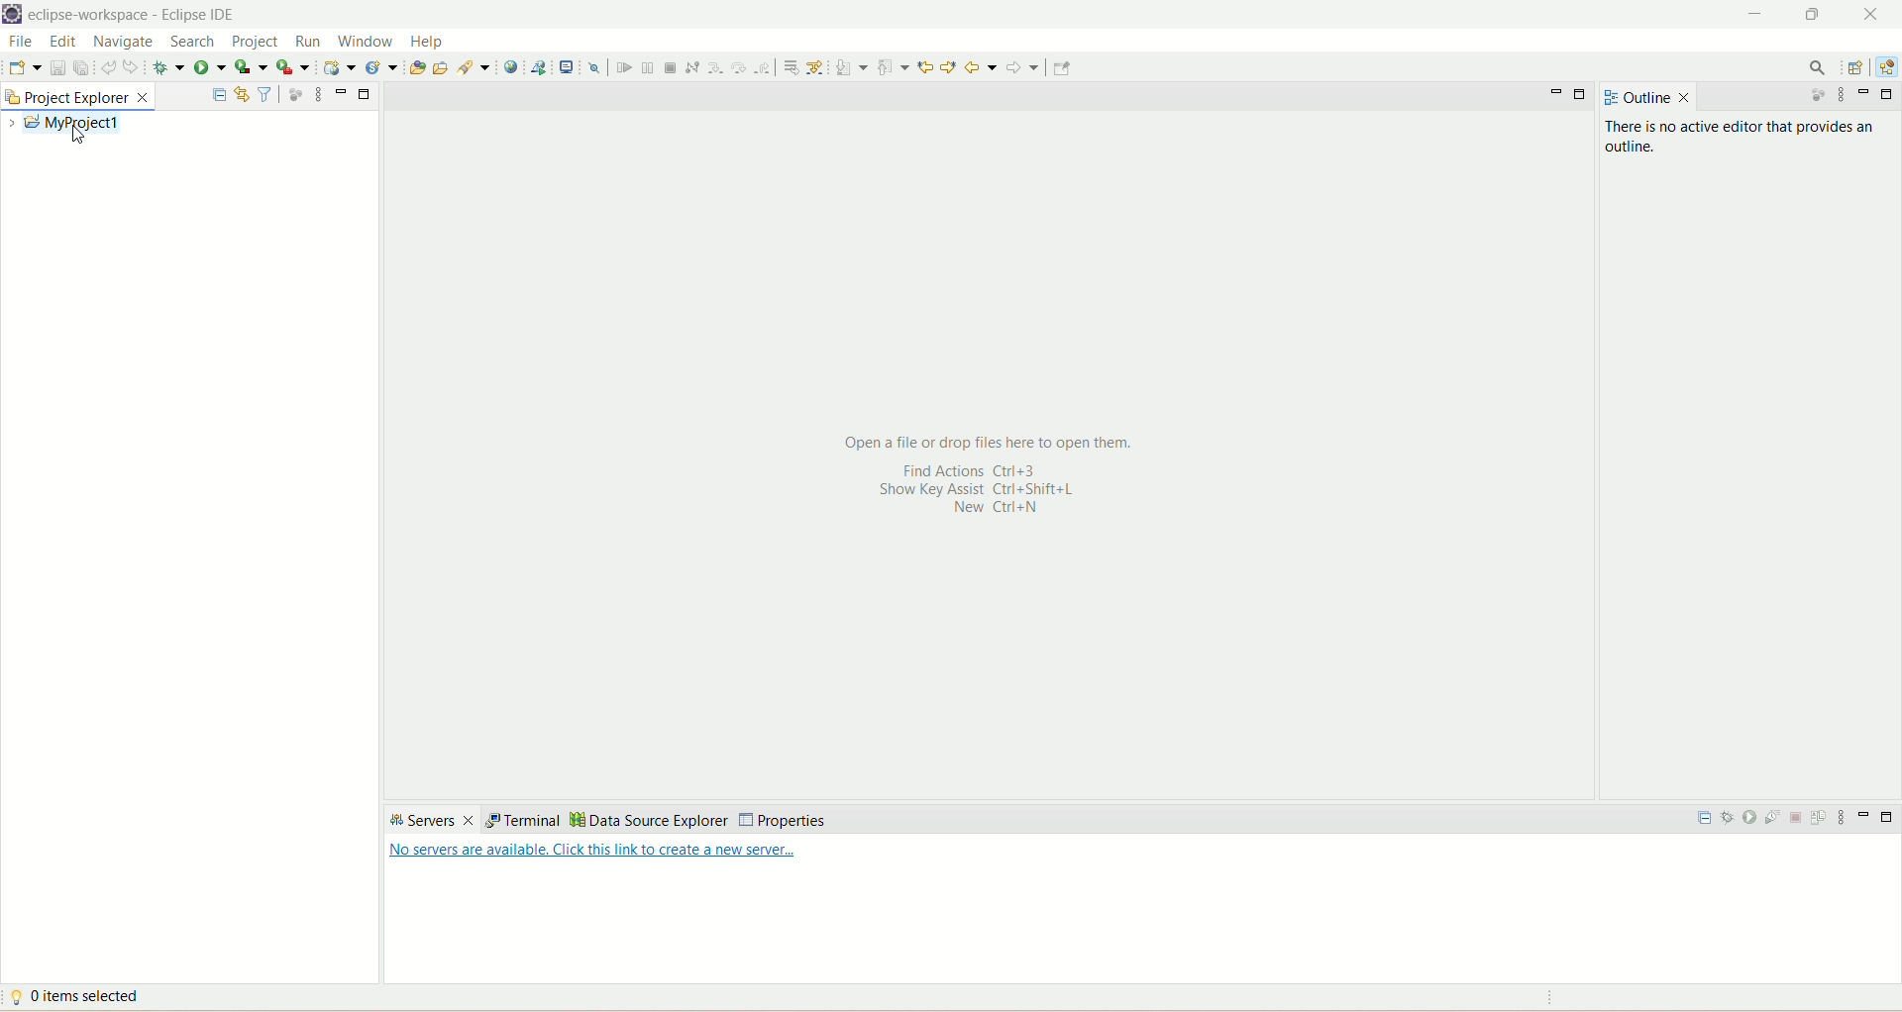  What do you see at coordinates (1839, 94) in the screenshot?
I see `view menu` at bounding box center [1839, 94].